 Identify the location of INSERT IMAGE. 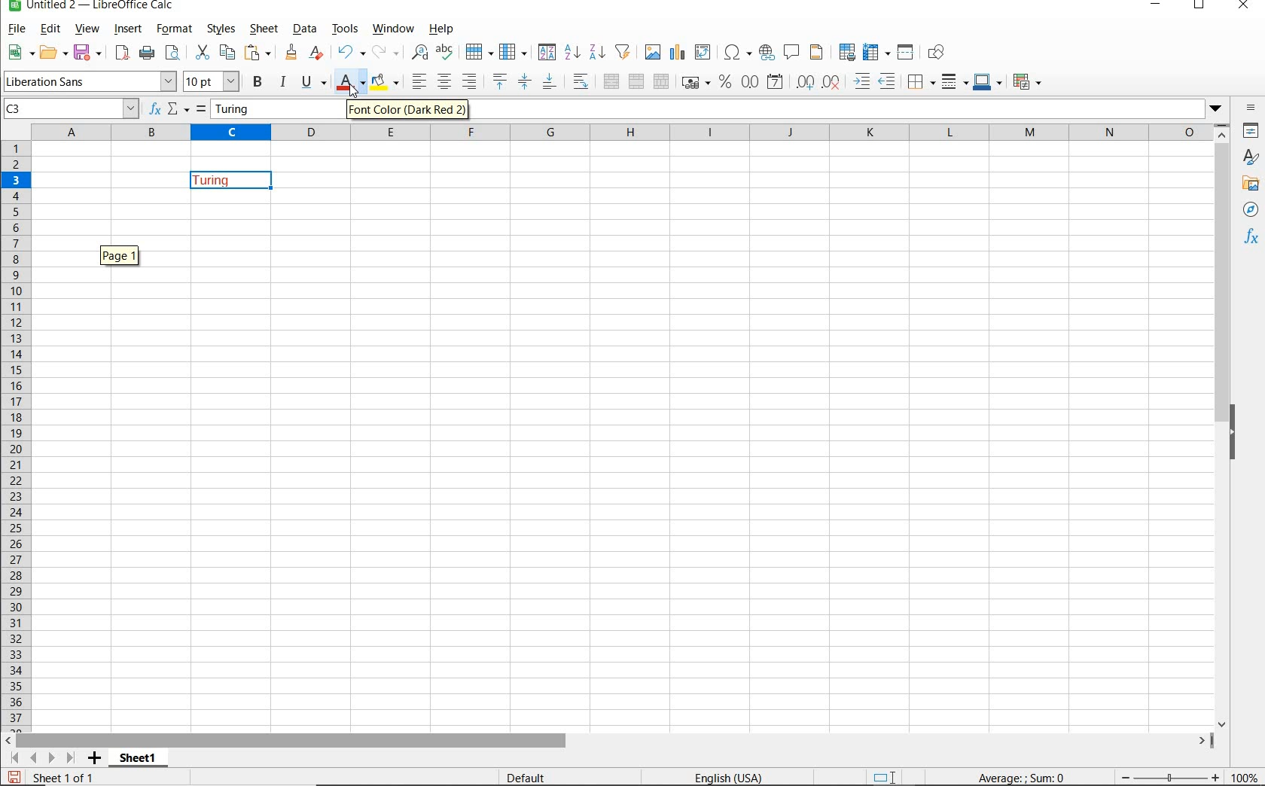
(653, 53).